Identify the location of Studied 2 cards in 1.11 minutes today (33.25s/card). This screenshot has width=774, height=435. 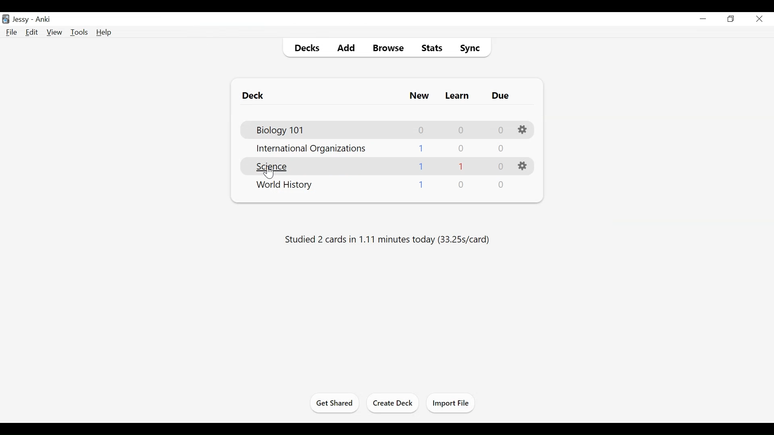
(387, 239).